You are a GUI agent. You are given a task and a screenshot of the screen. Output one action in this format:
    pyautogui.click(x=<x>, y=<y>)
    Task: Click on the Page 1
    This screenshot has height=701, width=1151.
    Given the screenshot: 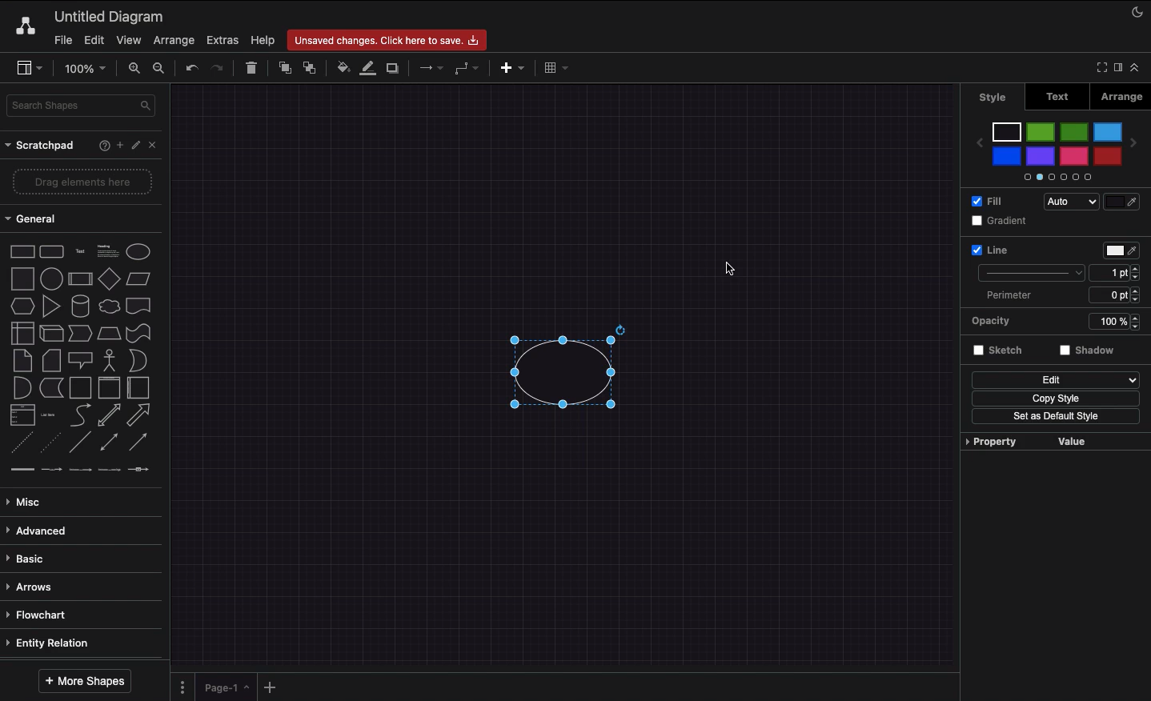 What is the action you would take?
    pyautogui.click(x=224, y=686)
    